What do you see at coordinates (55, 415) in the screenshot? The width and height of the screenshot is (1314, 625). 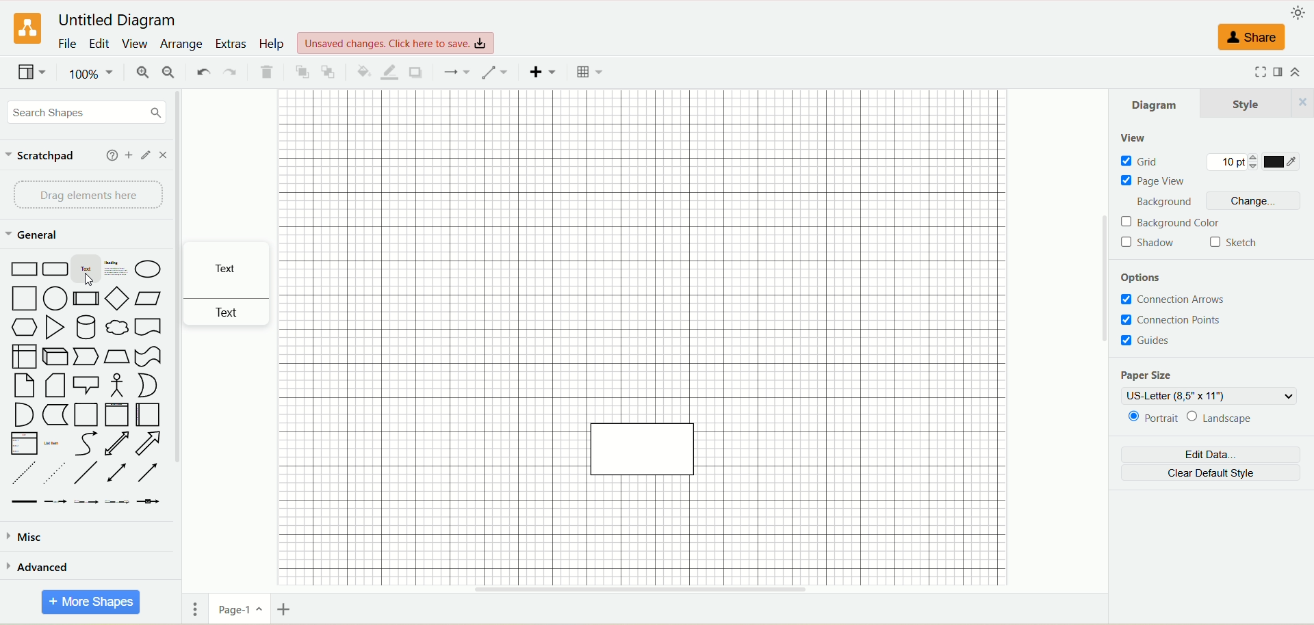 I see `storage` at bounding box center [55, 415].